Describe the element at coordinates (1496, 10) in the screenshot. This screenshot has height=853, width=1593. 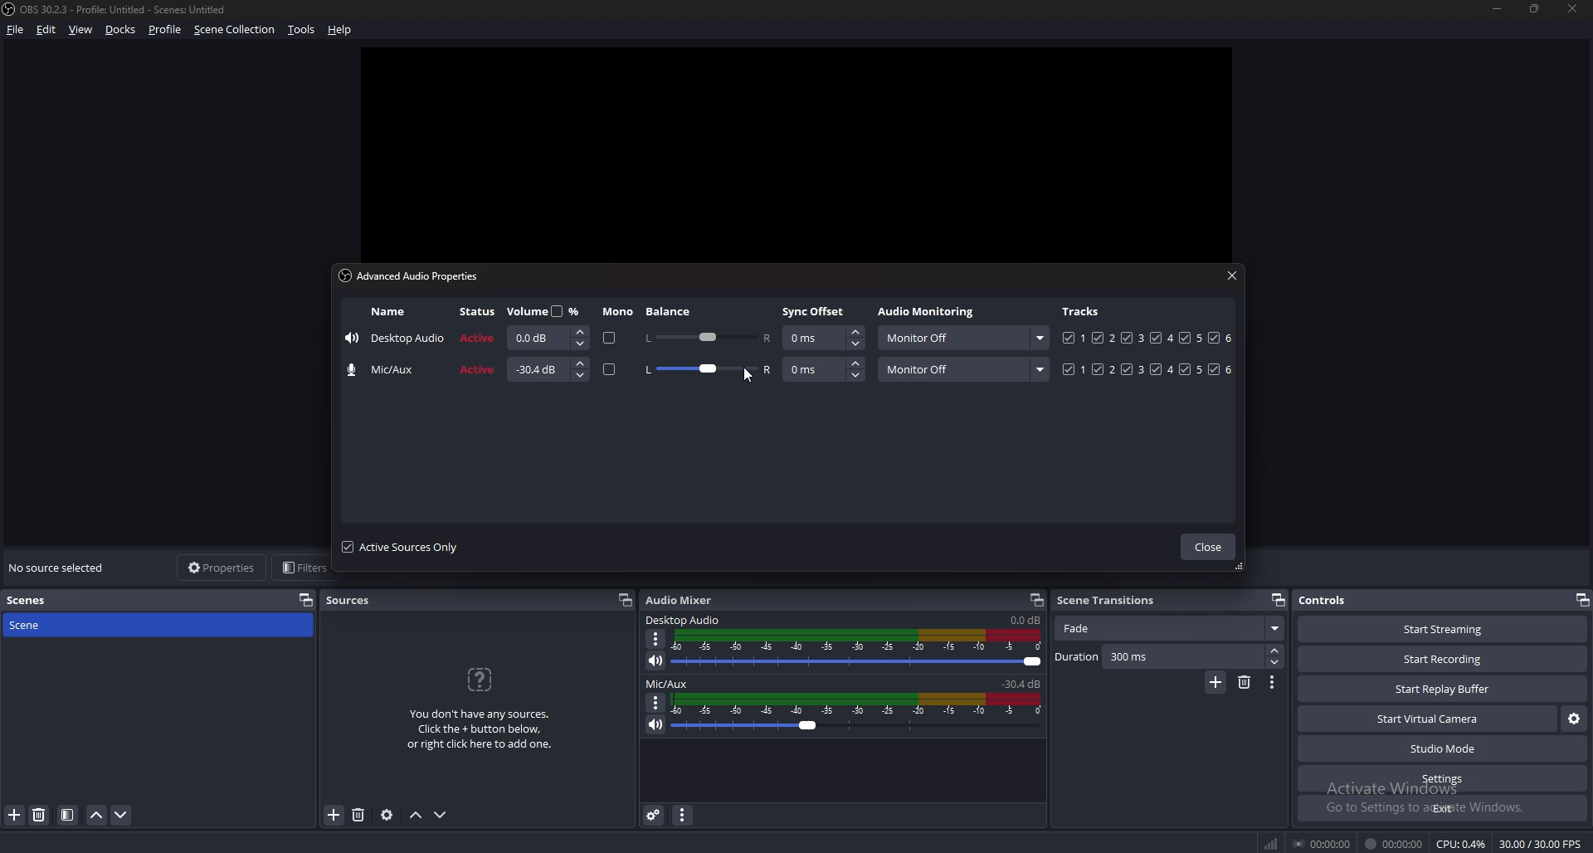
I see `minimize` at that location.